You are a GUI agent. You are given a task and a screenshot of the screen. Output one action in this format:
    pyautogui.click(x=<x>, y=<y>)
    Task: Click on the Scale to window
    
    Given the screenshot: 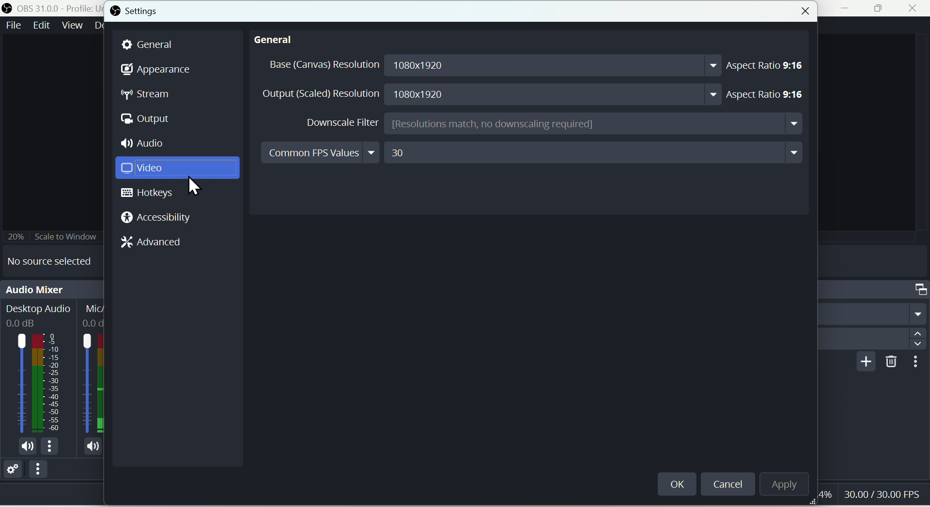 What is the action you would take?
    pyautogui.click(x=55, y=236)
    